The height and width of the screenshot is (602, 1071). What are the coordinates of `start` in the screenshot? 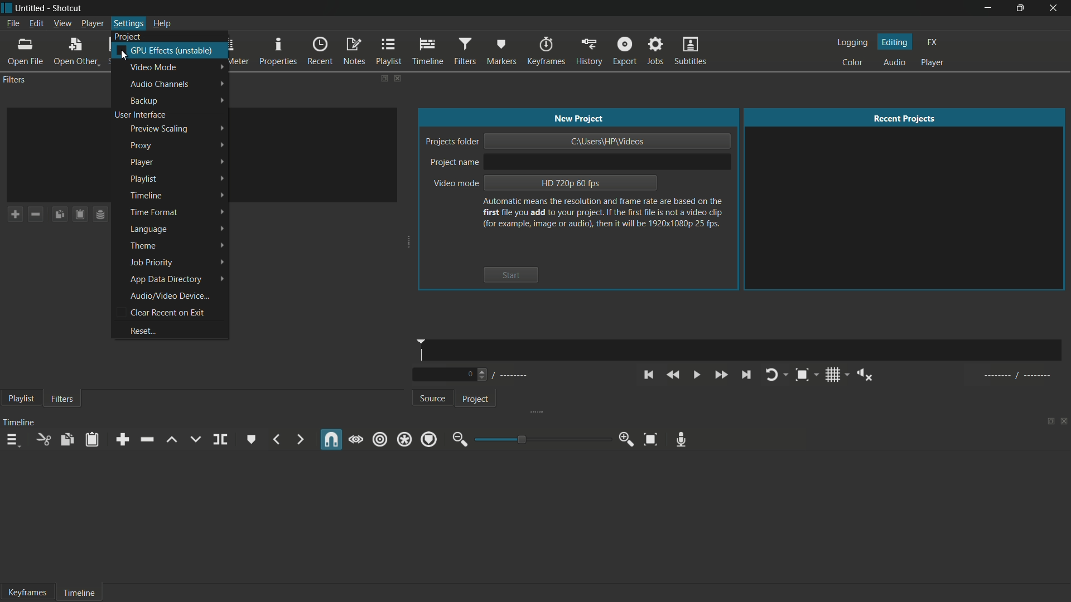 It's located at (510, 275).